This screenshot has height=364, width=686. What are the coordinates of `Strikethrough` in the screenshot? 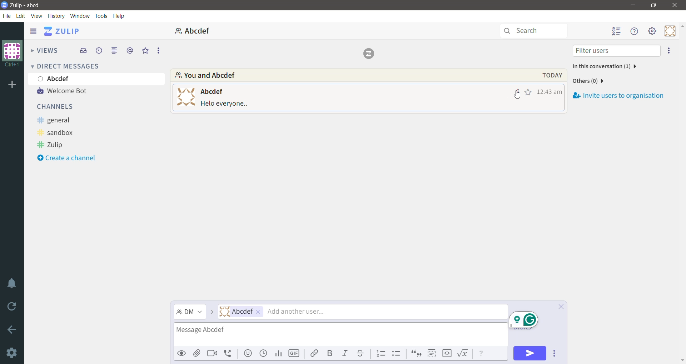 It's located at (361, 353).